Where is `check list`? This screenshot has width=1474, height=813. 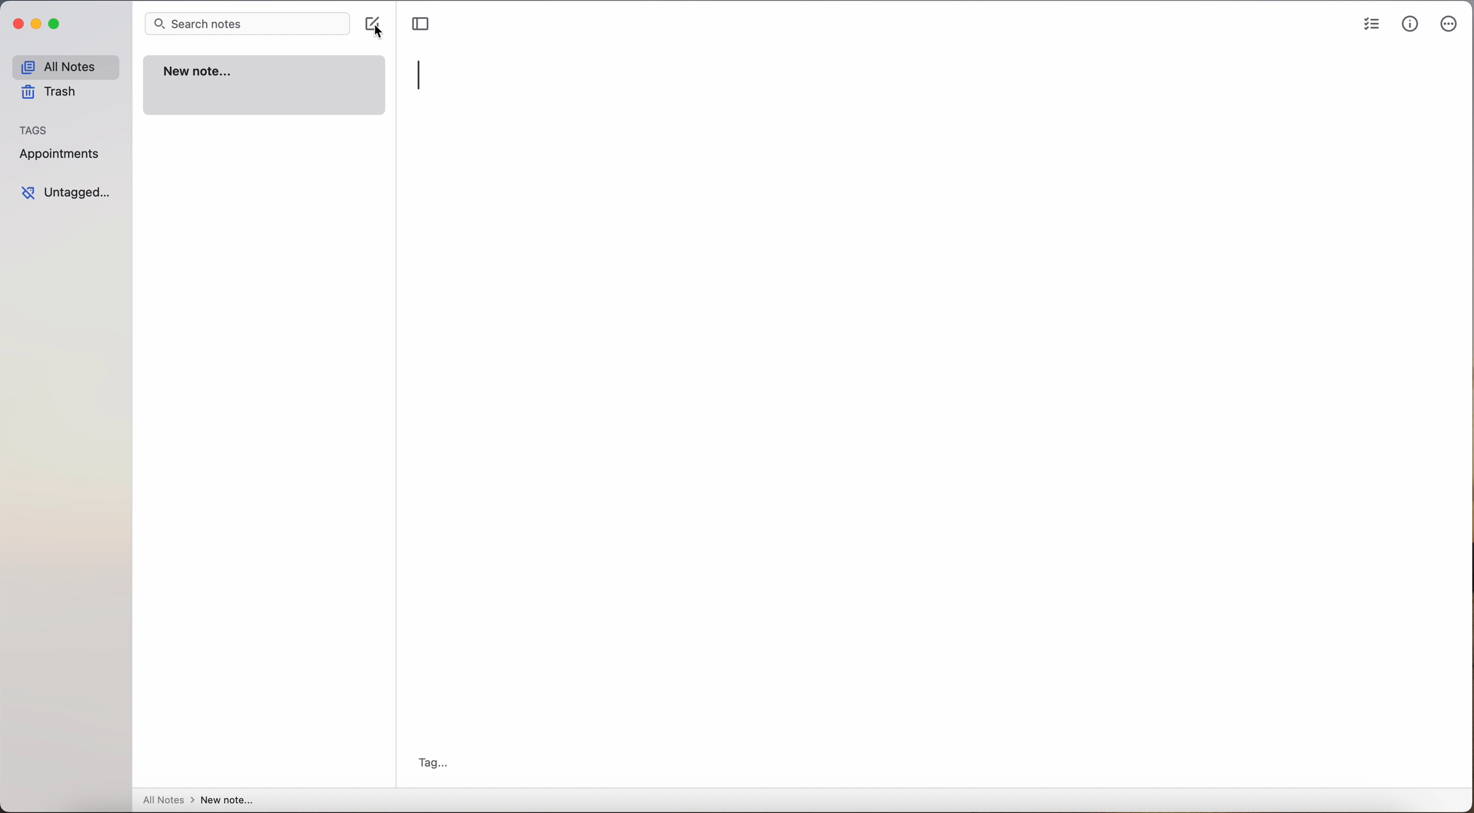
check list is located at coordinates (1373, 26).